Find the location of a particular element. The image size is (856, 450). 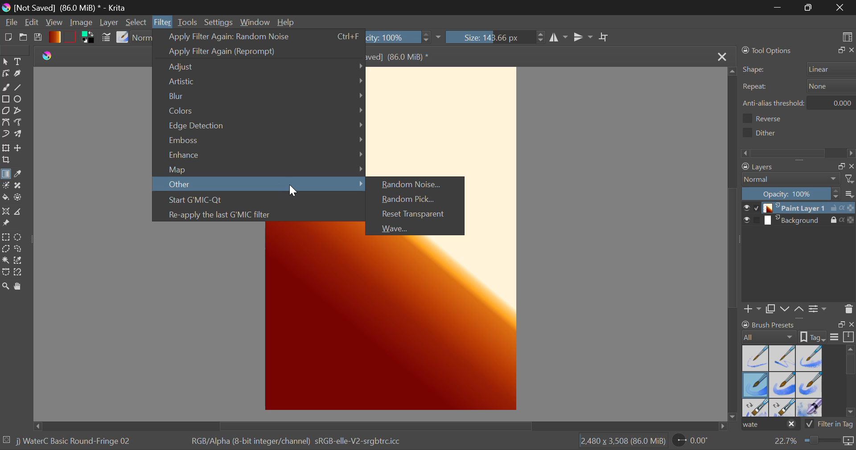

Bezier Curve is located at coordinates (5, 122).